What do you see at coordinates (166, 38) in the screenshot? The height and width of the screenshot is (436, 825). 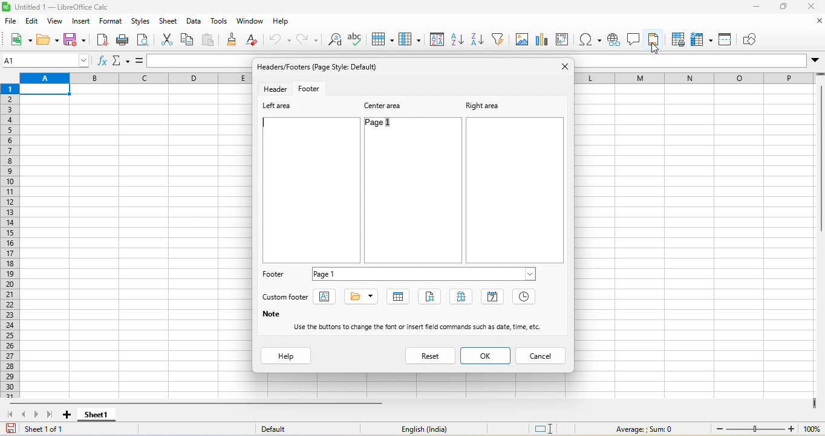 I see `cut` at bounding box center [166, 38].